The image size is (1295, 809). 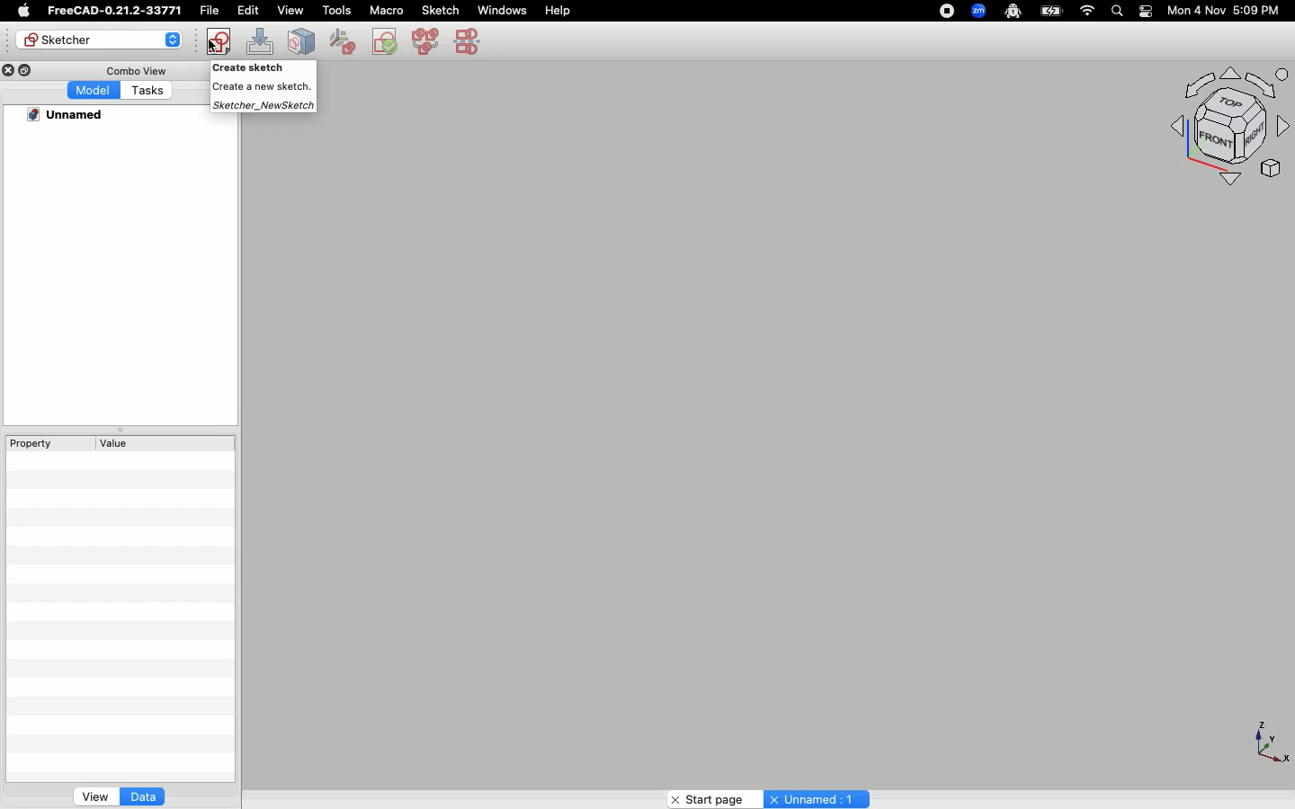 What do you see at coordinates (300, 40) in the screenshot?
I see `Close sketch` at bounding box center [300, 40].